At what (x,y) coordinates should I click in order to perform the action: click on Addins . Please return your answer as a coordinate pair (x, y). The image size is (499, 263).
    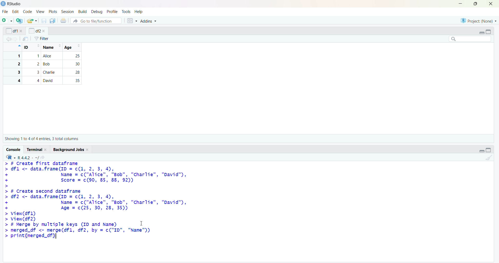
    Looking at the image, I should click on (148, 21).